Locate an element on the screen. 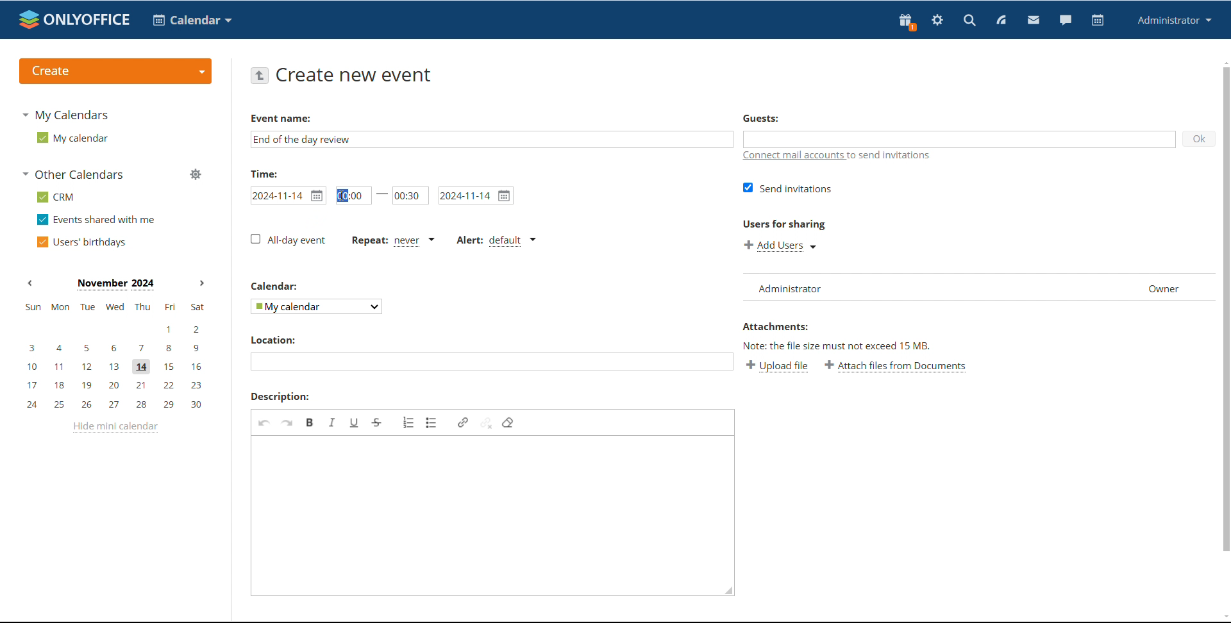 This screenshot has width=1231, height=623. attach files from documents is located at coordinates (896, 366).